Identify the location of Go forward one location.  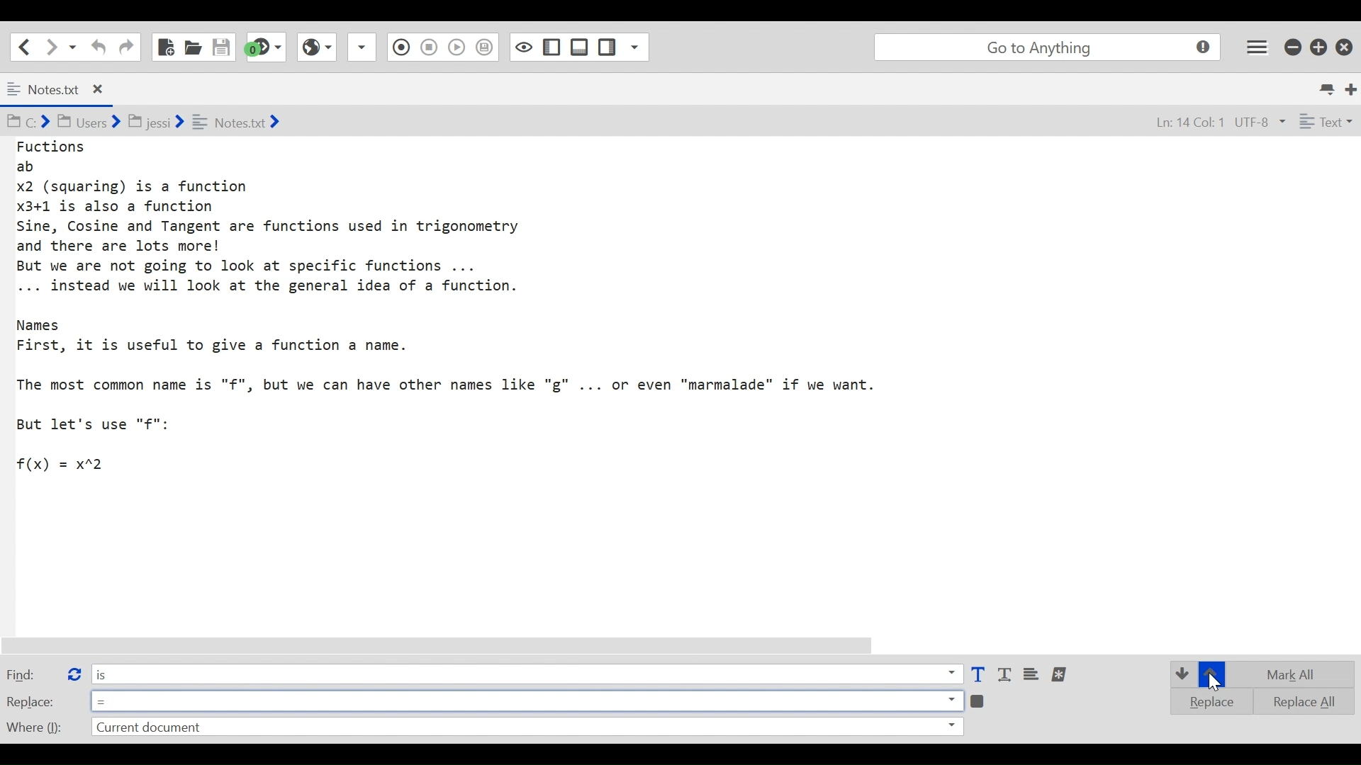
(52, 46).